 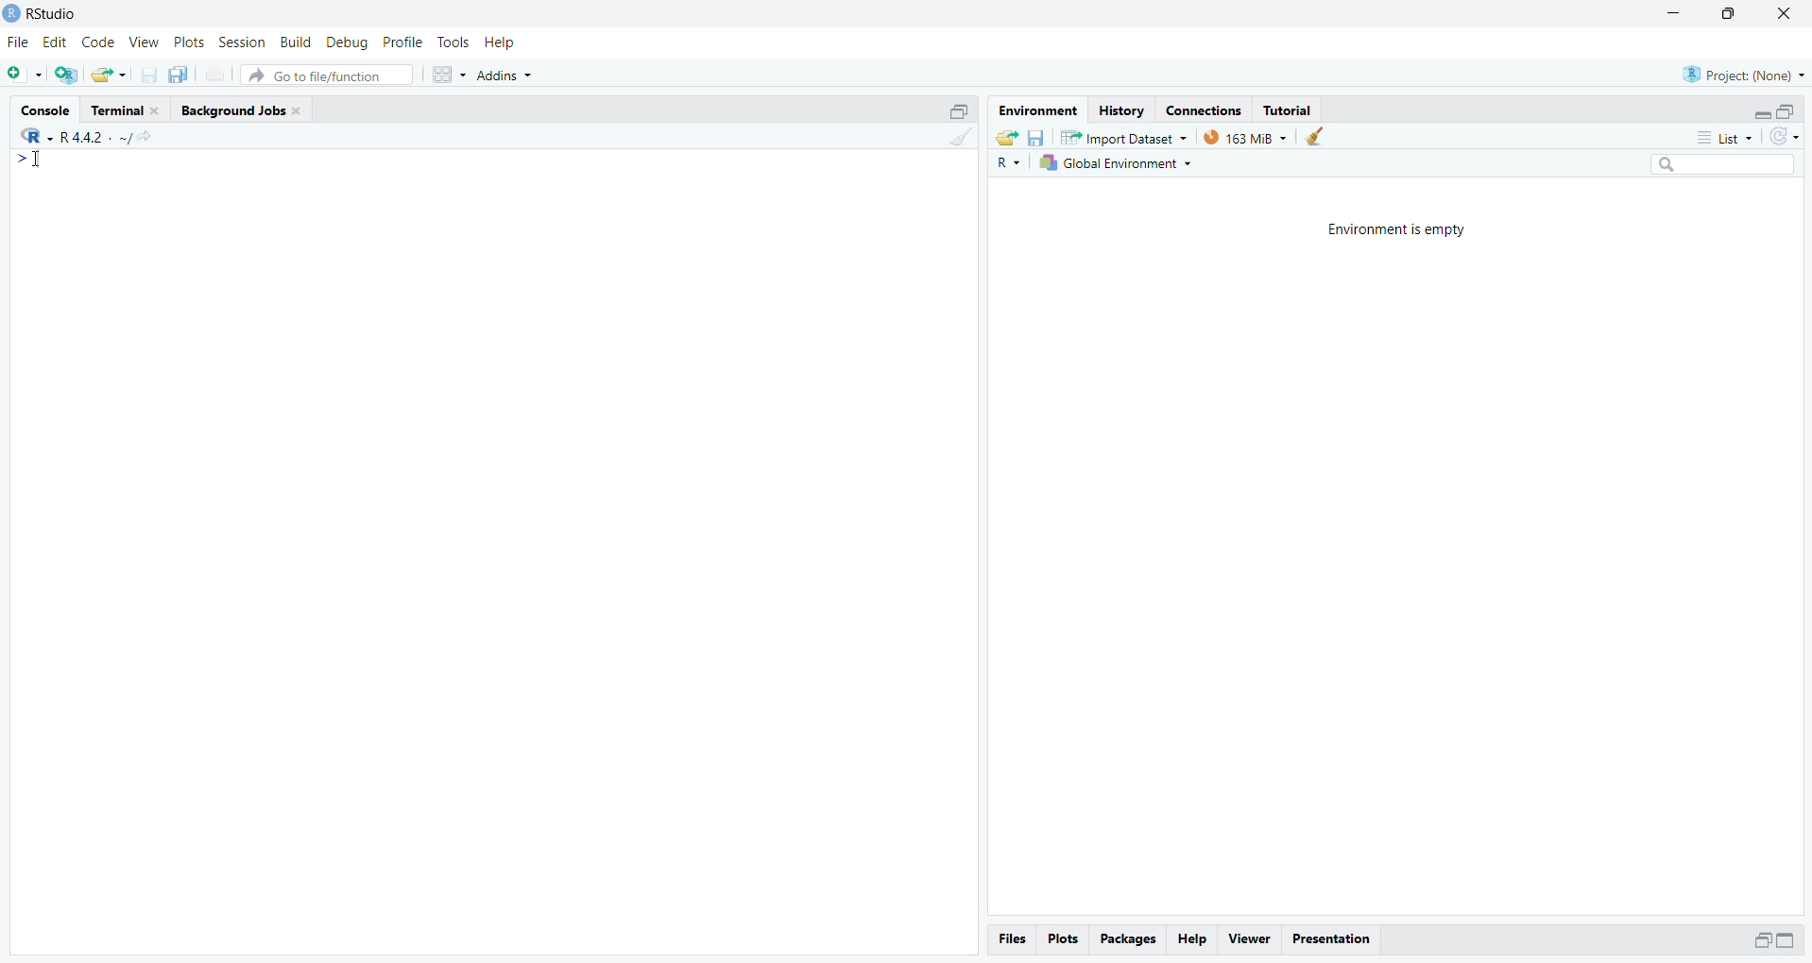 I want to click on view, so click(x=145, y=42).